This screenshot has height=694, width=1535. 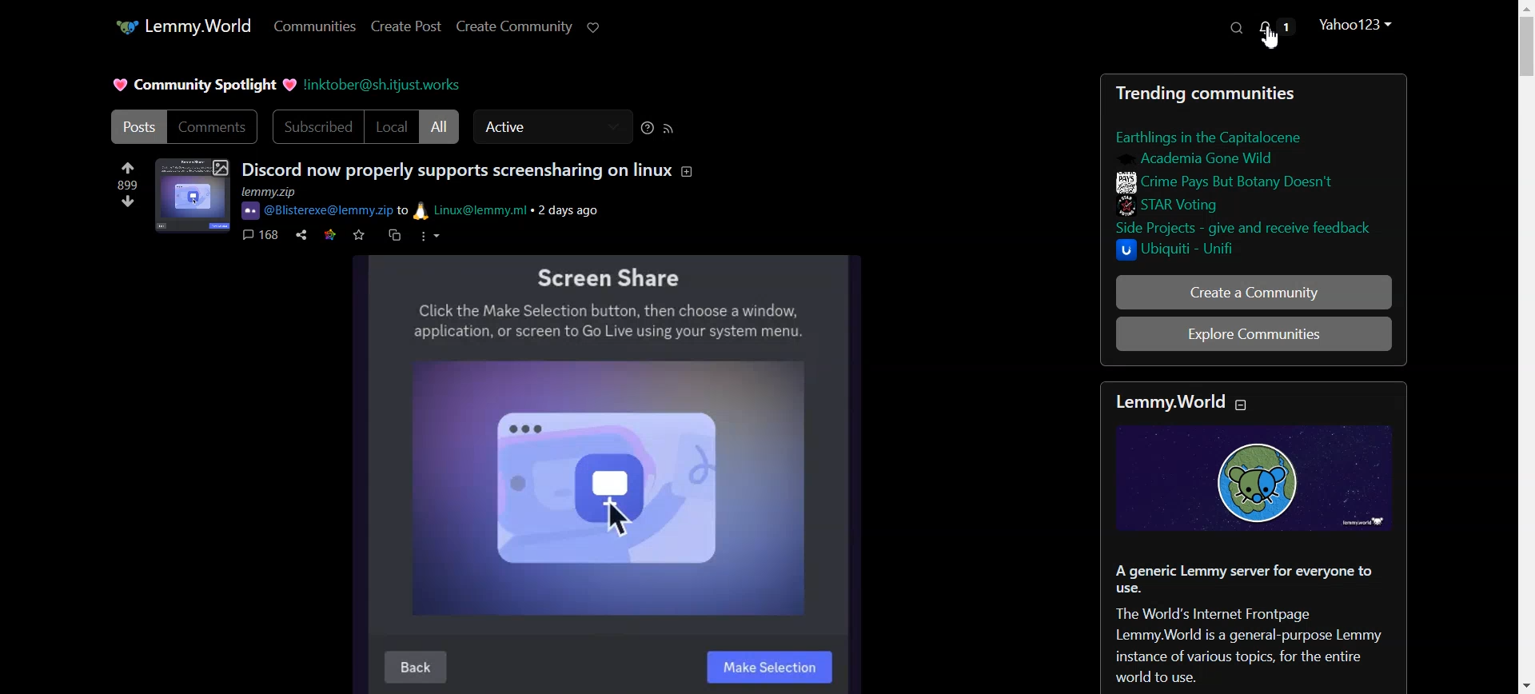 I want to click on Sorting Help, so click(x=649, y=128).